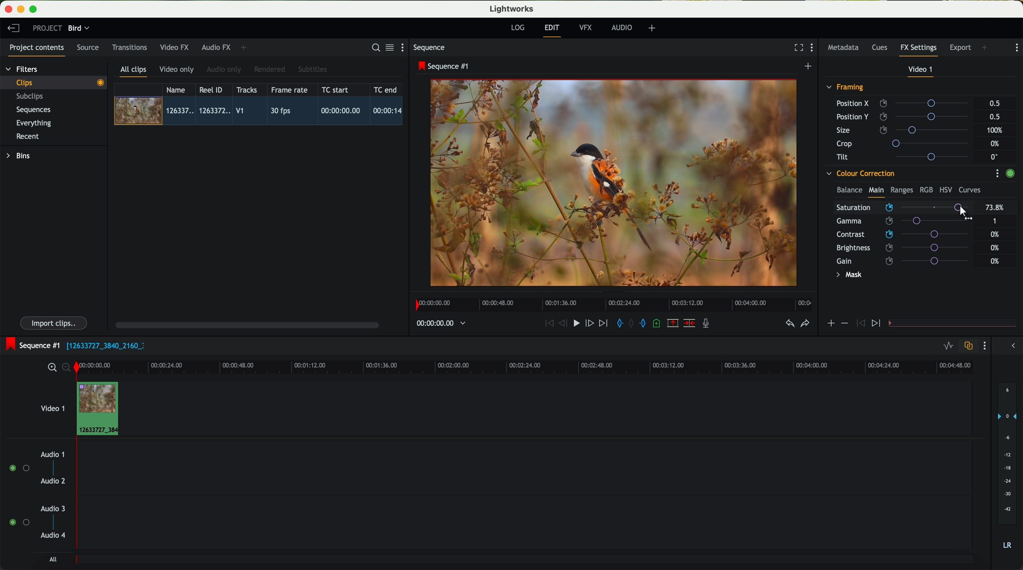 This screenshot has width=1023, height=570. Describe the element at coordinates (34, 123) in the screenshot. I see `everything` at that location.